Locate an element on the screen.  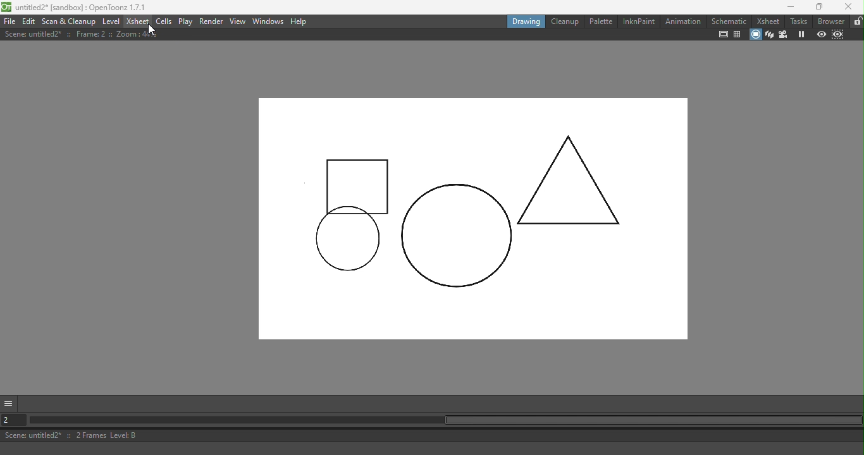
Camera view is located at coordinates (783, 35).